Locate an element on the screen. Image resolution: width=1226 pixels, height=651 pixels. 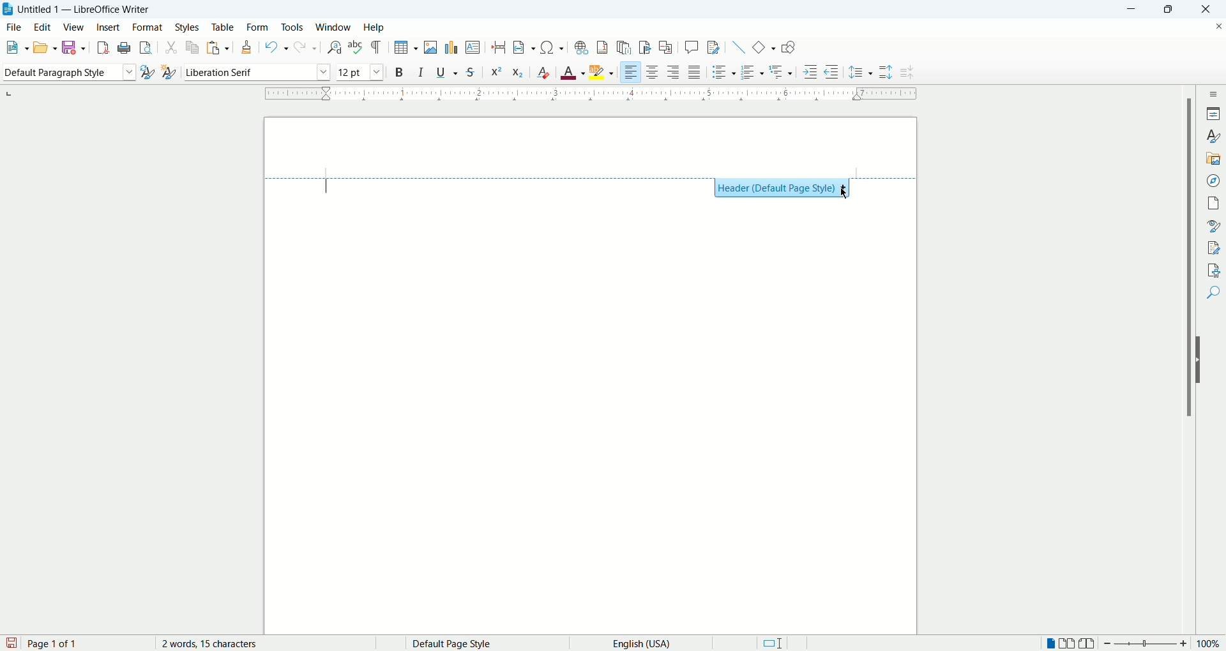
paste is located at coordinates (217, 48).